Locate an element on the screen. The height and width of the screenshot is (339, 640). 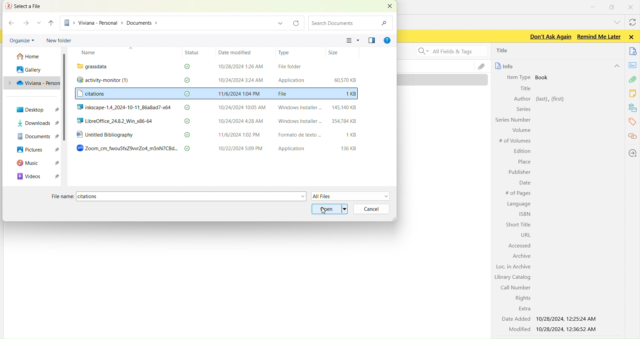
inkscape-1.4_2024-10-11_86a8ad7-x64 is located at coordinates (124, 108).